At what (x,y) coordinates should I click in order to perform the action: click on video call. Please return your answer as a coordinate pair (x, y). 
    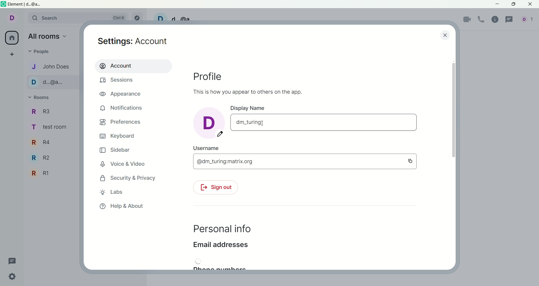
    Looking at the image, I should click on (467, 20).